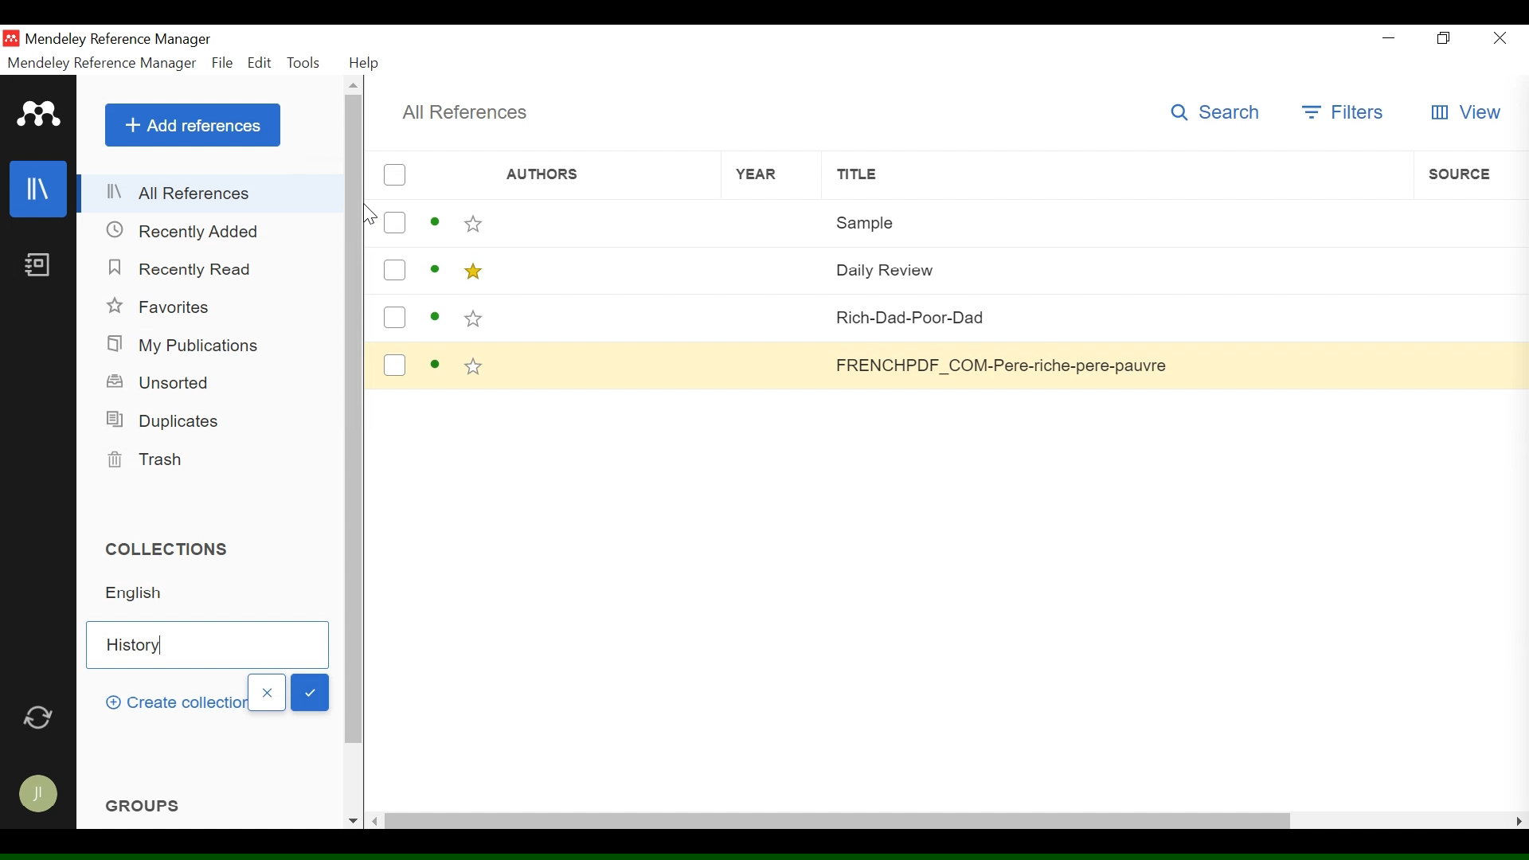 The height and width of the screenshot is (860, 1529). I want to click on Year, so click(772, 176).